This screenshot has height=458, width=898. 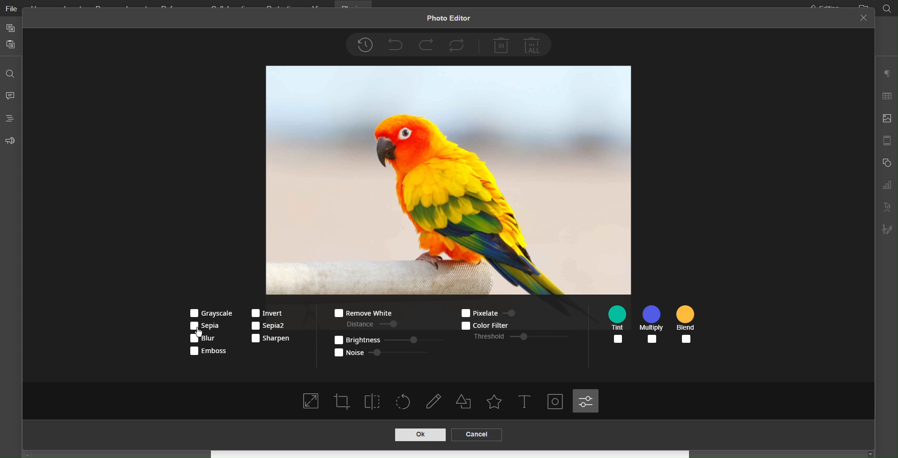 What do you see at coordinates (886, 140) in the screenshot?
I see `Header Footer` at bounding box center [886, 140].